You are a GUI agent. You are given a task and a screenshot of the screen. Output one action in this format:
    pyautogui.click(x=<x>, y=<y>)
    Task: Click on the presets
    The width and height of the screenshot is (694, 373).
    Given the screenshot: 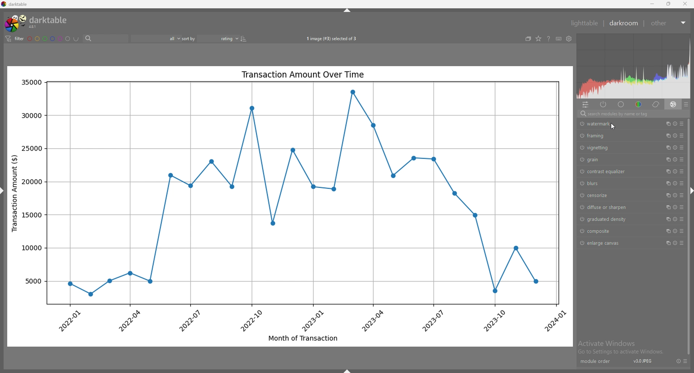 What is the action you would take?
    pyautogui.click(x=681, y=219)
    